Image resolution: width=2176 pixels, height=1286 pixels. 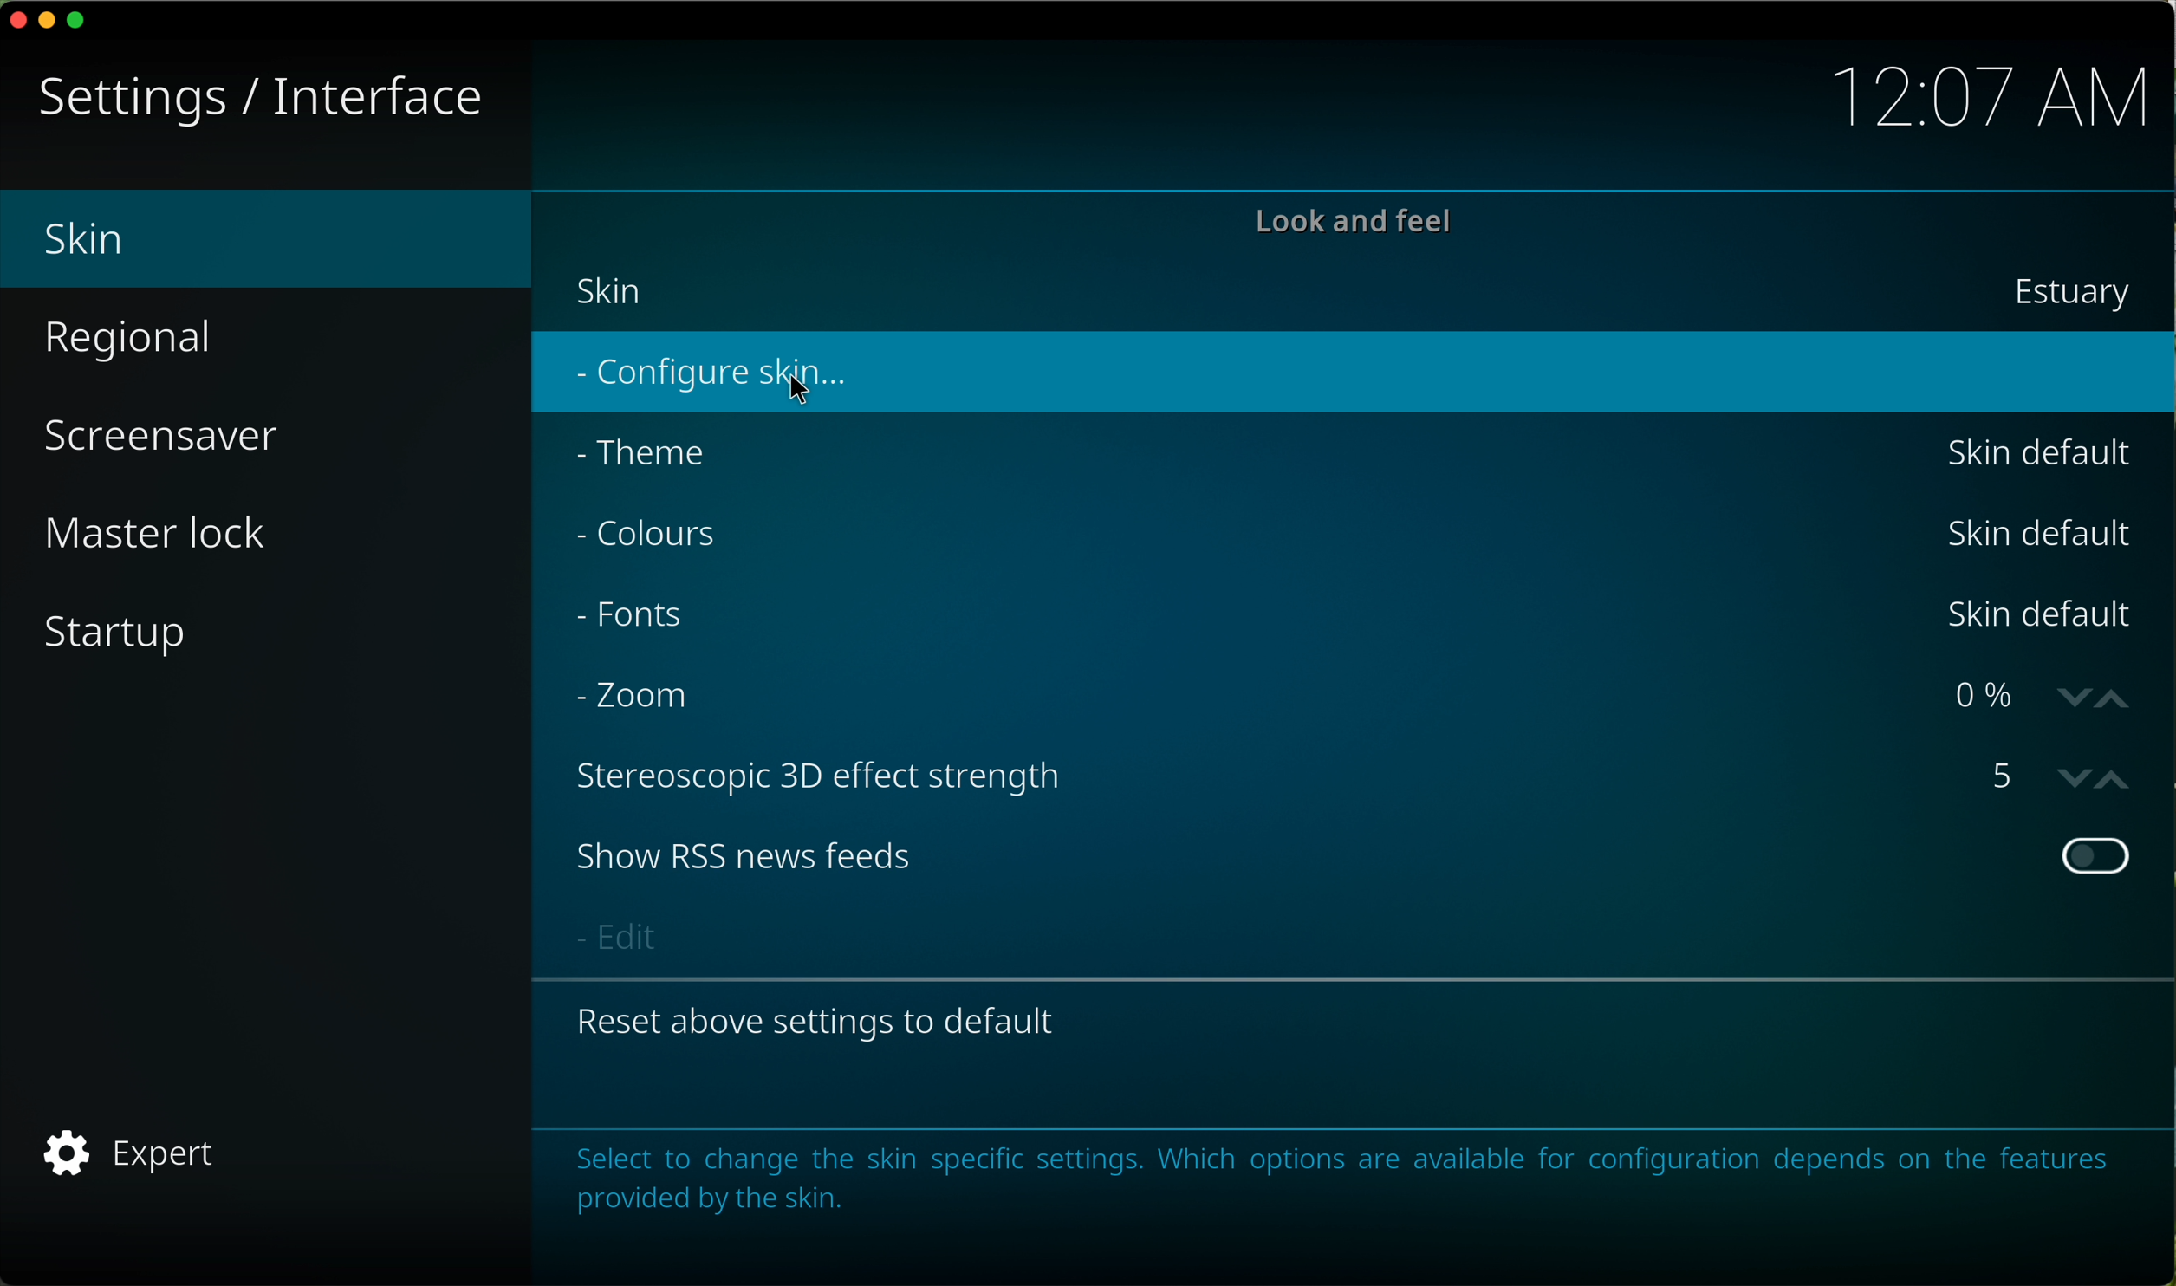 I want to click on reset above settings to default, so click(x=822, y=1018).